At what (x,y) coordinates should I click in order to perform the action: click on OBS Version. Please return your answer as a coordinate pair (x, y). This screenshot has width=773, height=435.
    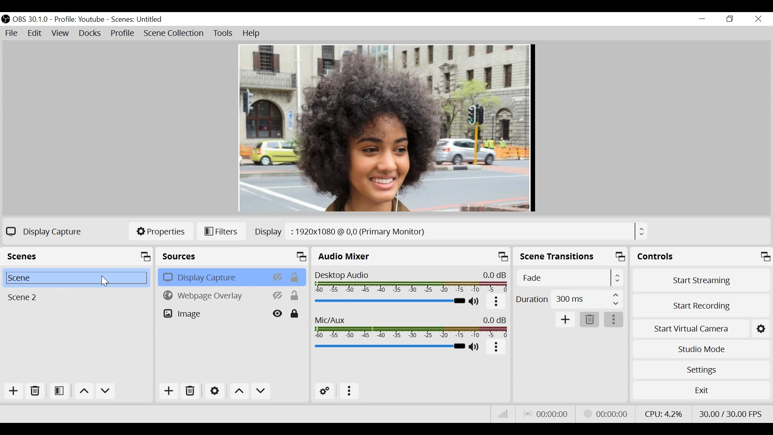
    Looking at the image, I should click on (31, 20).